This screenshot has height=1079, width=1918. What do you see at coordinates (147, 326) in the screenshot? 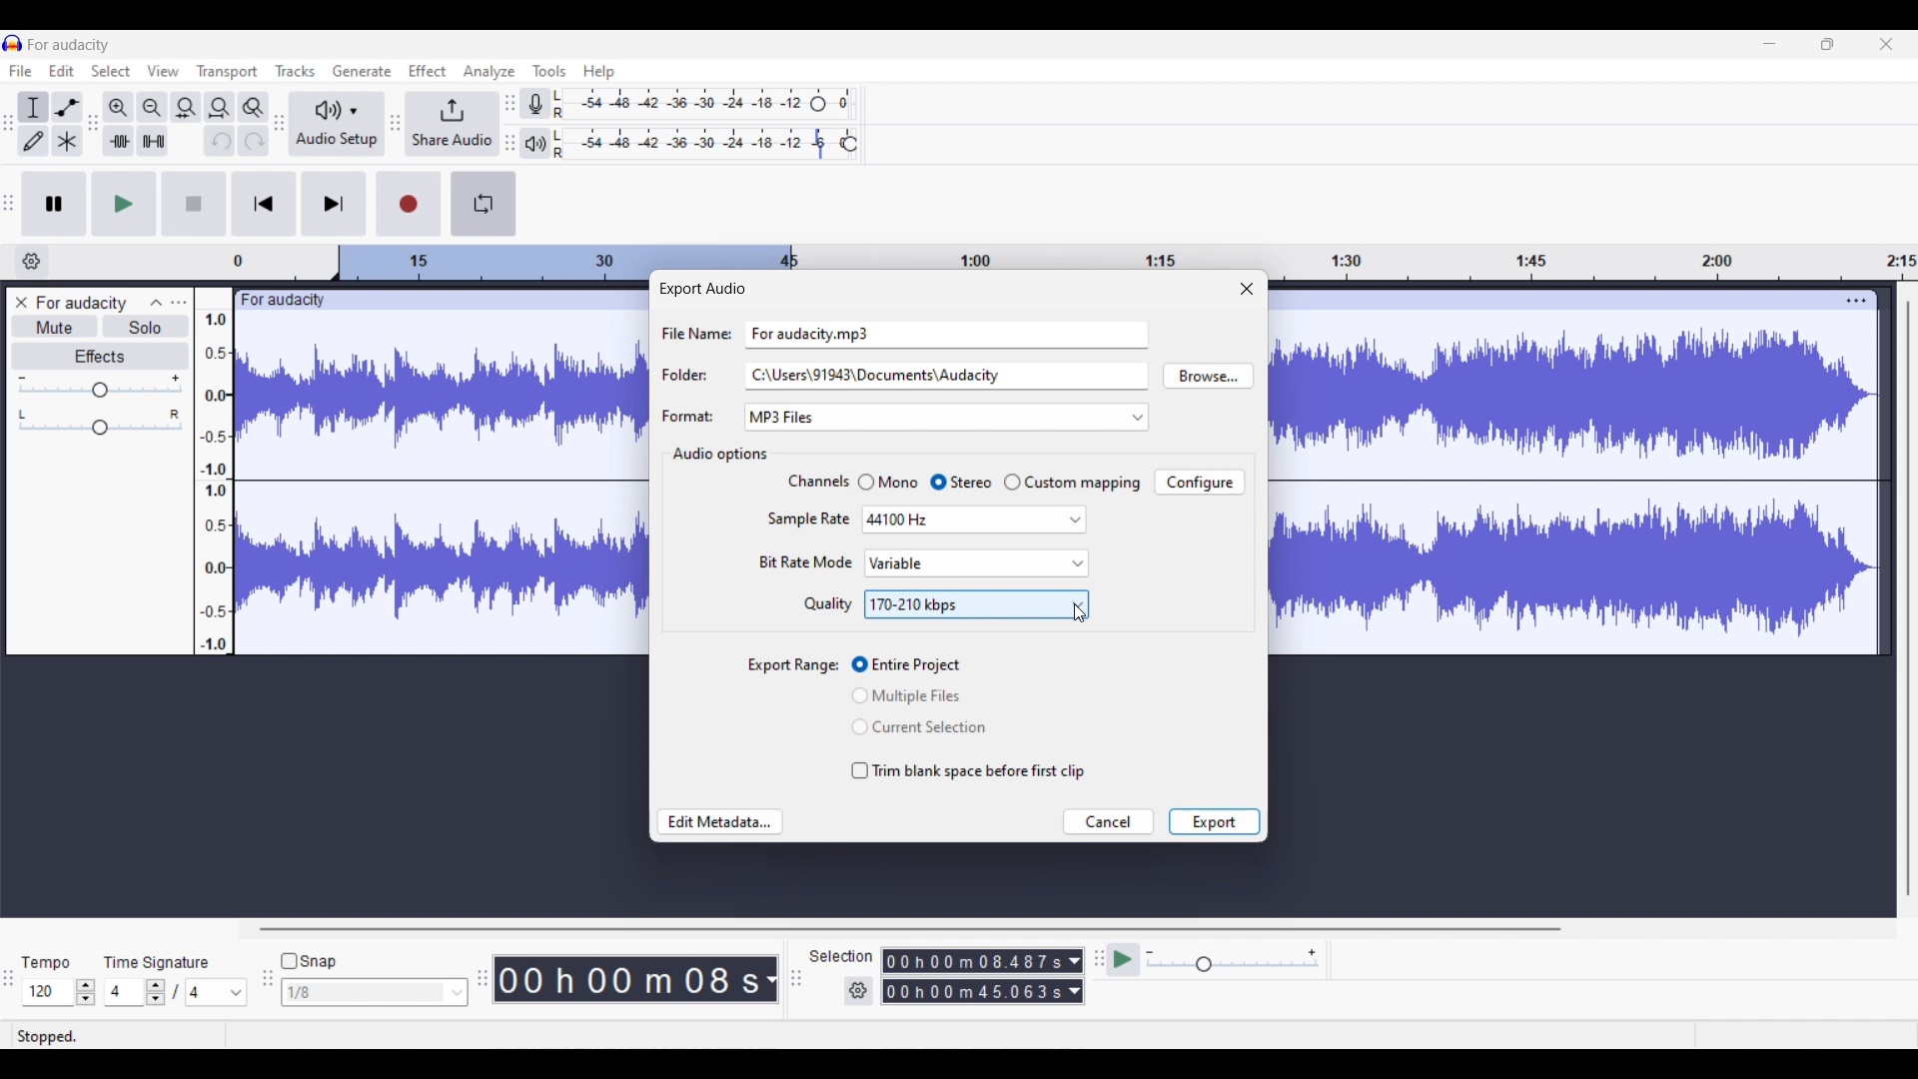
I see `Solo` at bounding box center [147, 326].